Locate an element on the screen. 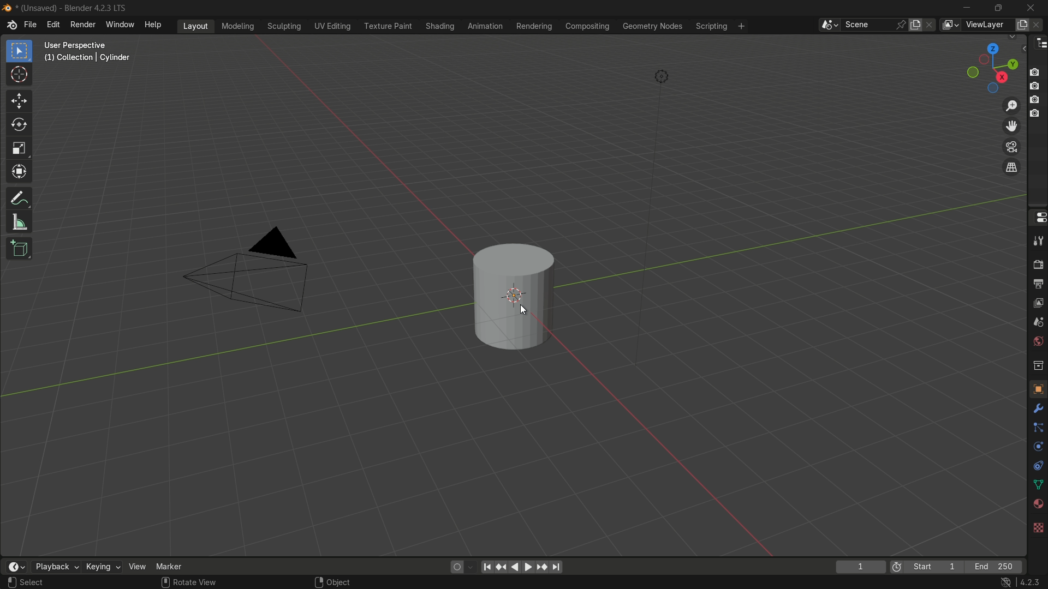 This screenshot has width=1048, height=589. add workplace is located at coordinates (743, 26).